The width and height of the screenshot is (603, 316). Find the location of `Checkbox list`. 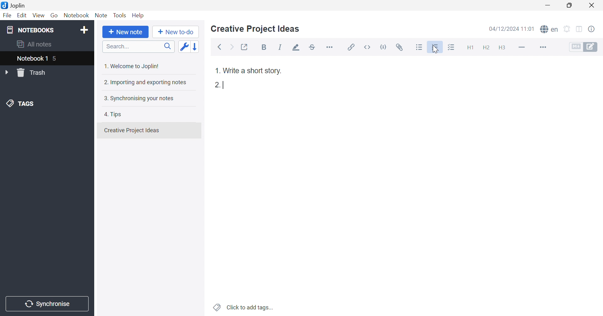

Checkbox list is located at coordinates (451, 49).